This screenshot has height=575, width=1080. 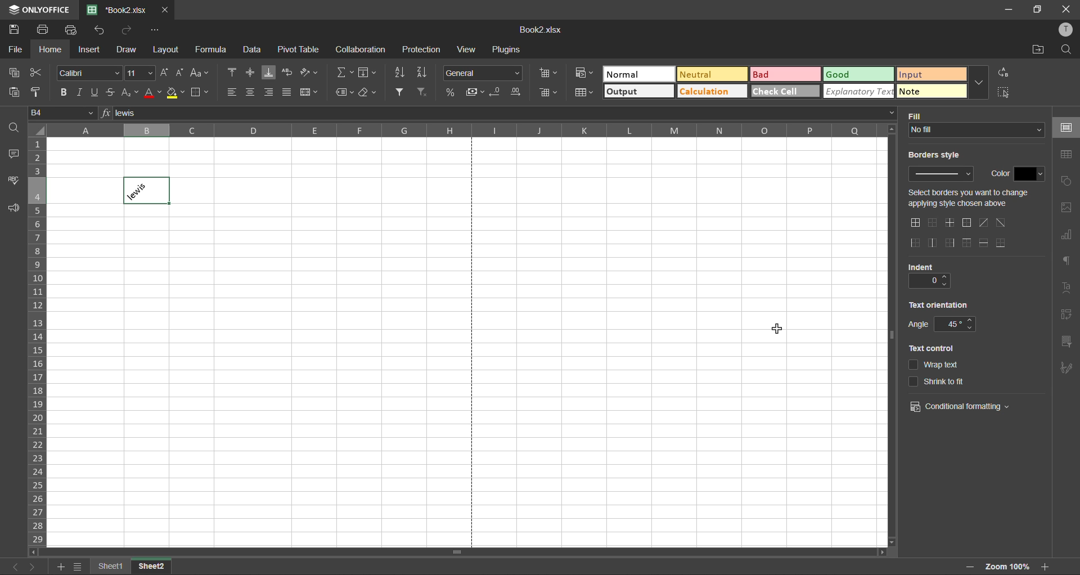 What do you see at coordinates (1066, 182) in the screenshot?
I see `shapes` at bounding box center [1066, 182].